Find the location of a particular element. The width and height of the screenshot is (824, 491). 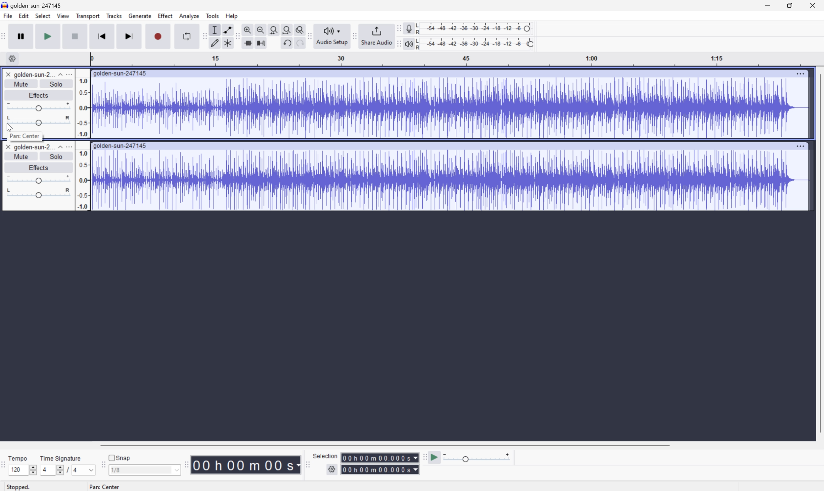

Audacity Edit toolbar is located at coordinates (237, 35).